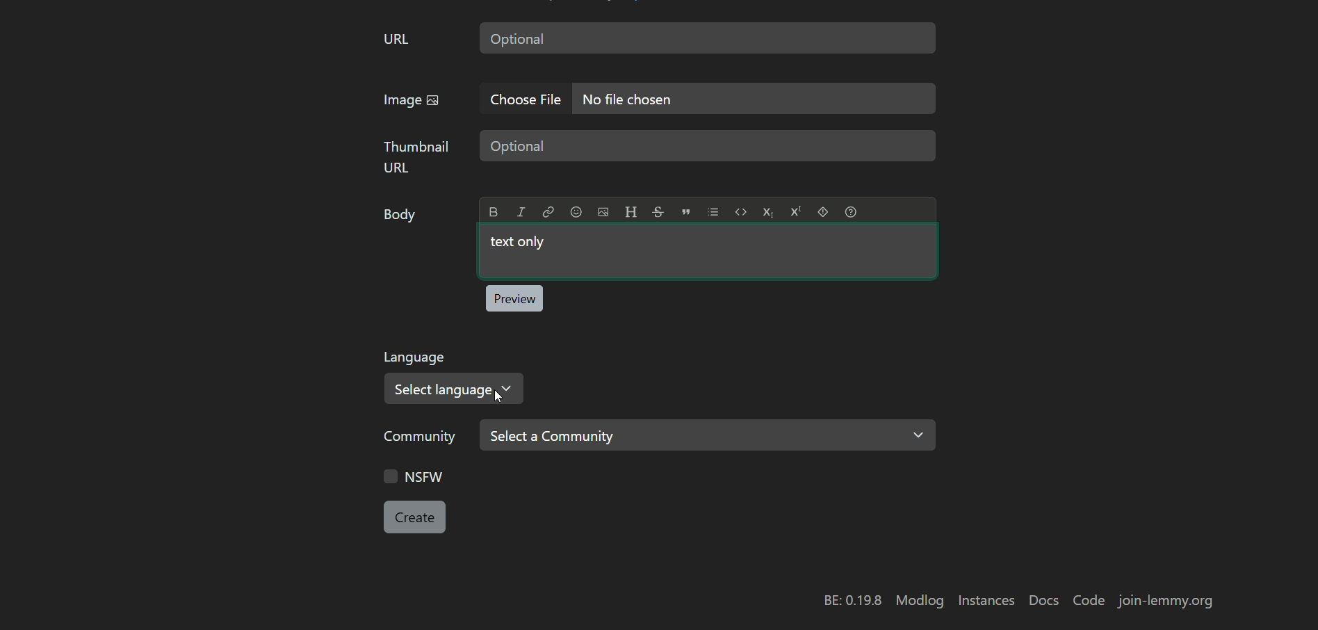 This screenshot has width=1318, height=630. I want to click on create button, so click(415, 517).